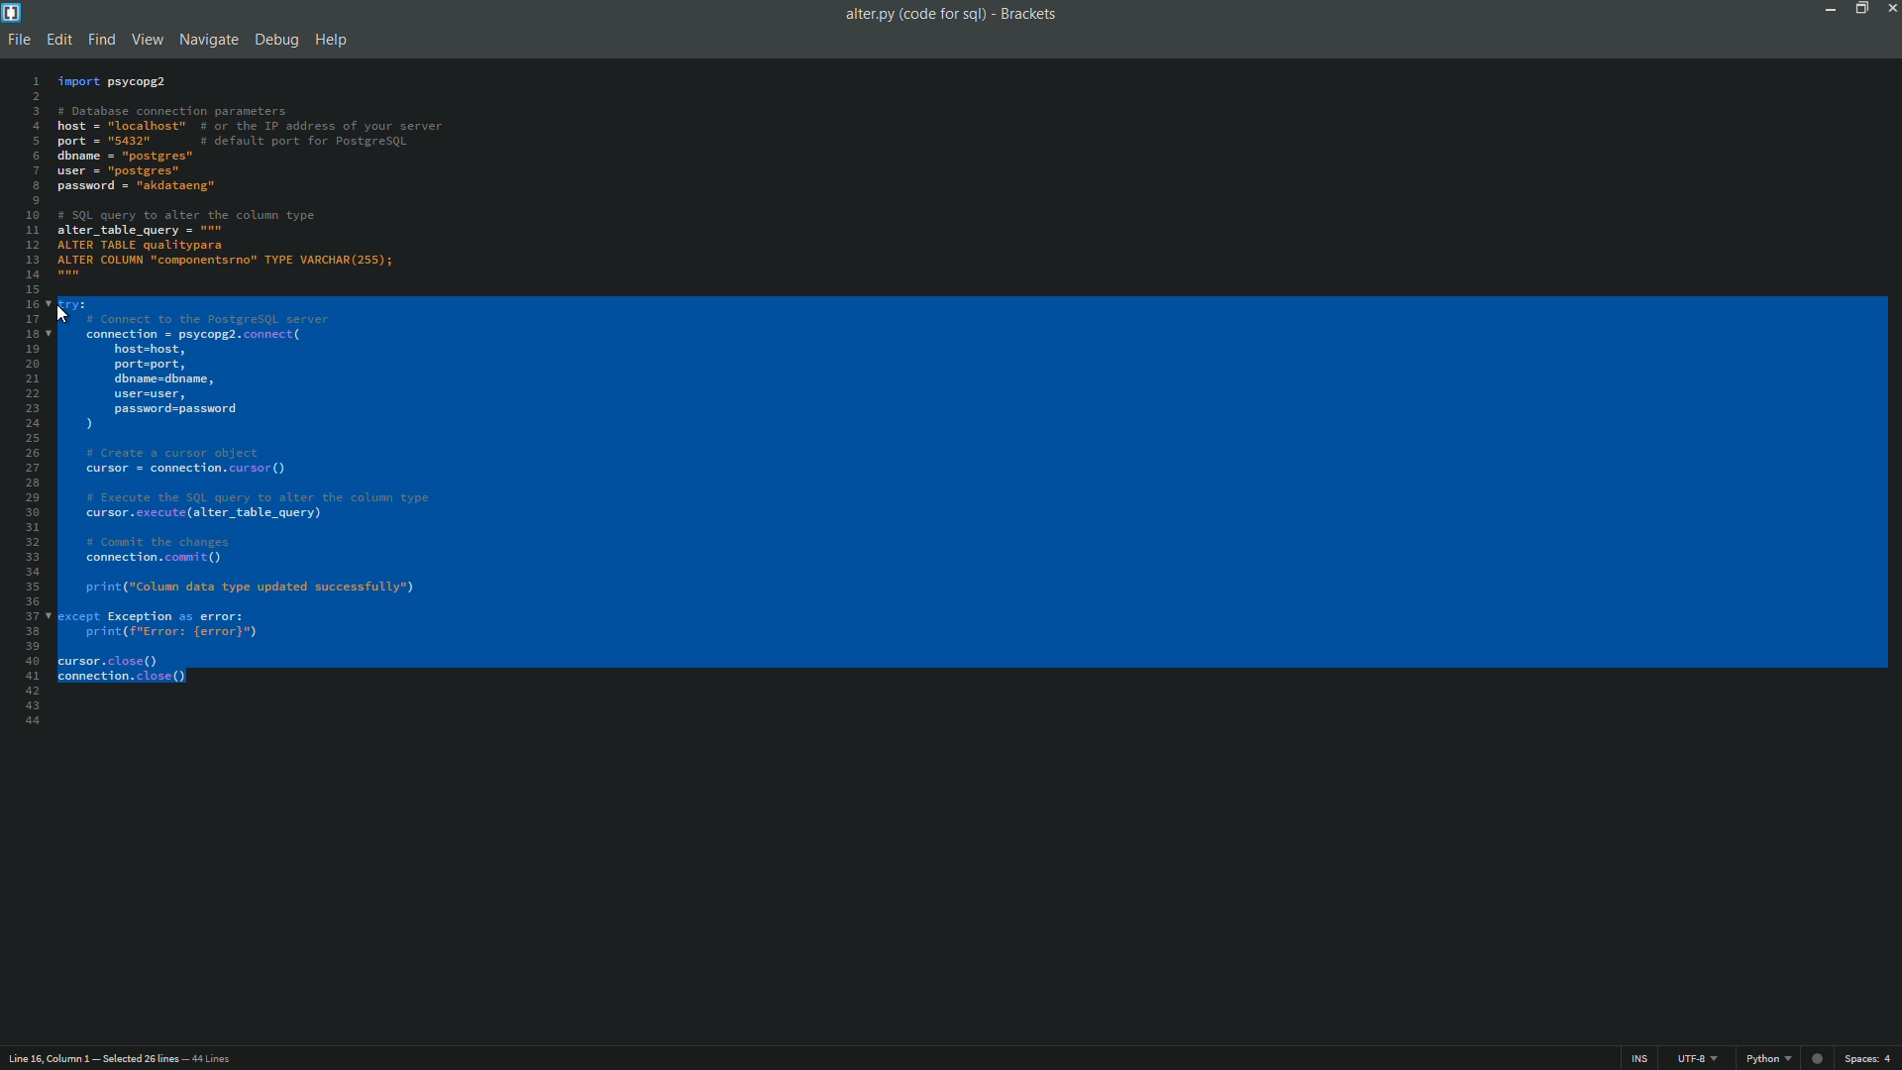 The width and height of the screenshot is (1902, 1070). What do you see at coordinates (332, 40) in the screenshot?
I see `help menu` at bounding box center [332, 40].